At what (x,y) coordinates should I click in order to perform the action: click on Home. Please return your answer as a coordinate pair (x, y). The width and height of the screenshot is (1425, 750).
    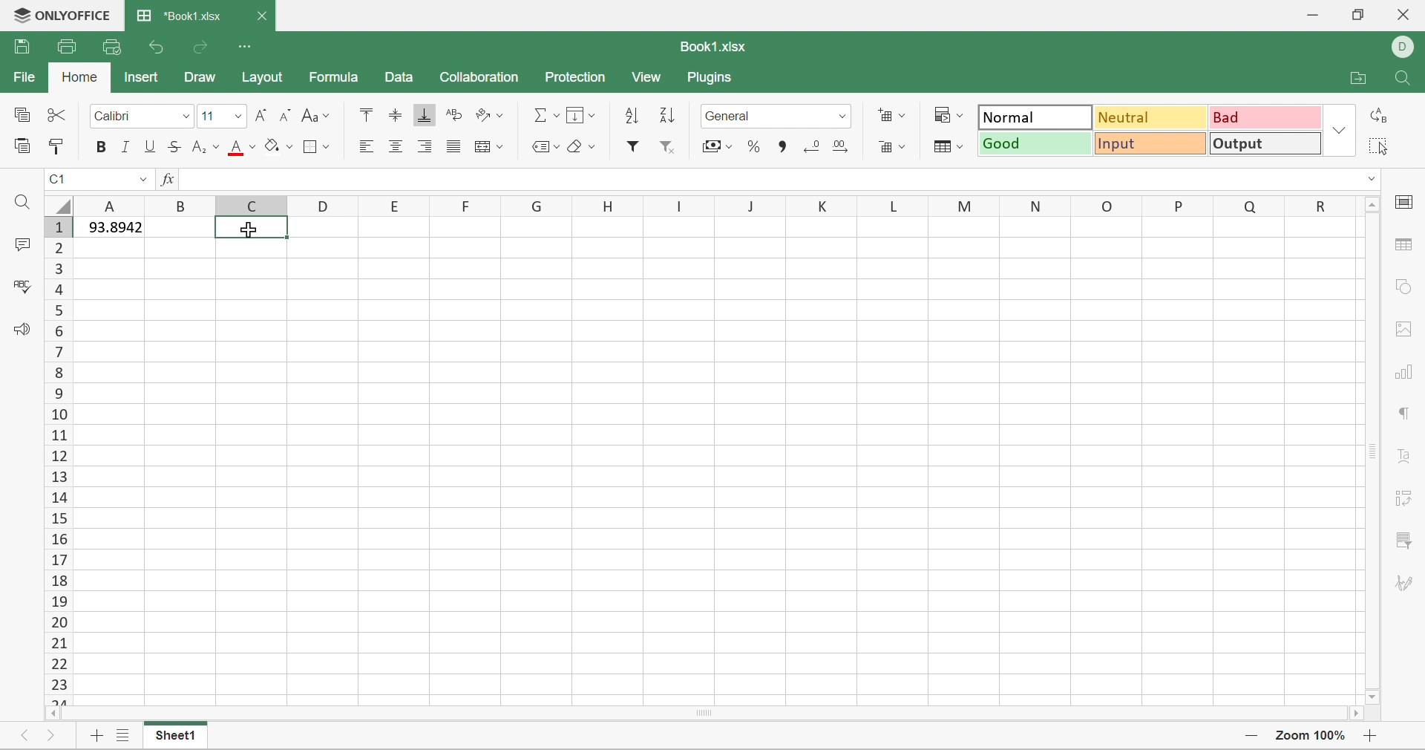
    Looking at the image, I should click on (79, 76).